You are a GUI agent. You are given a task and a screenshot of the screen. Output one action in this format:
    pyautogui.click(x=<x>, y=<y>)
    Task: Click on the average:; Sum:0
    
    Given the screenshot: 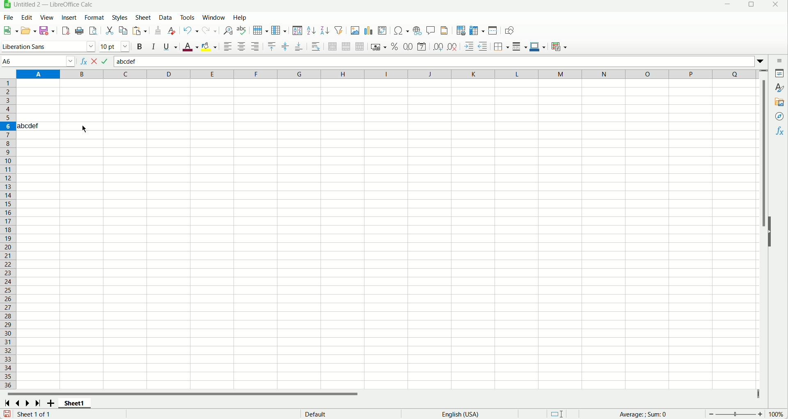 What is the action you would take?
    pyautogui.click(x=644, y=414)
    